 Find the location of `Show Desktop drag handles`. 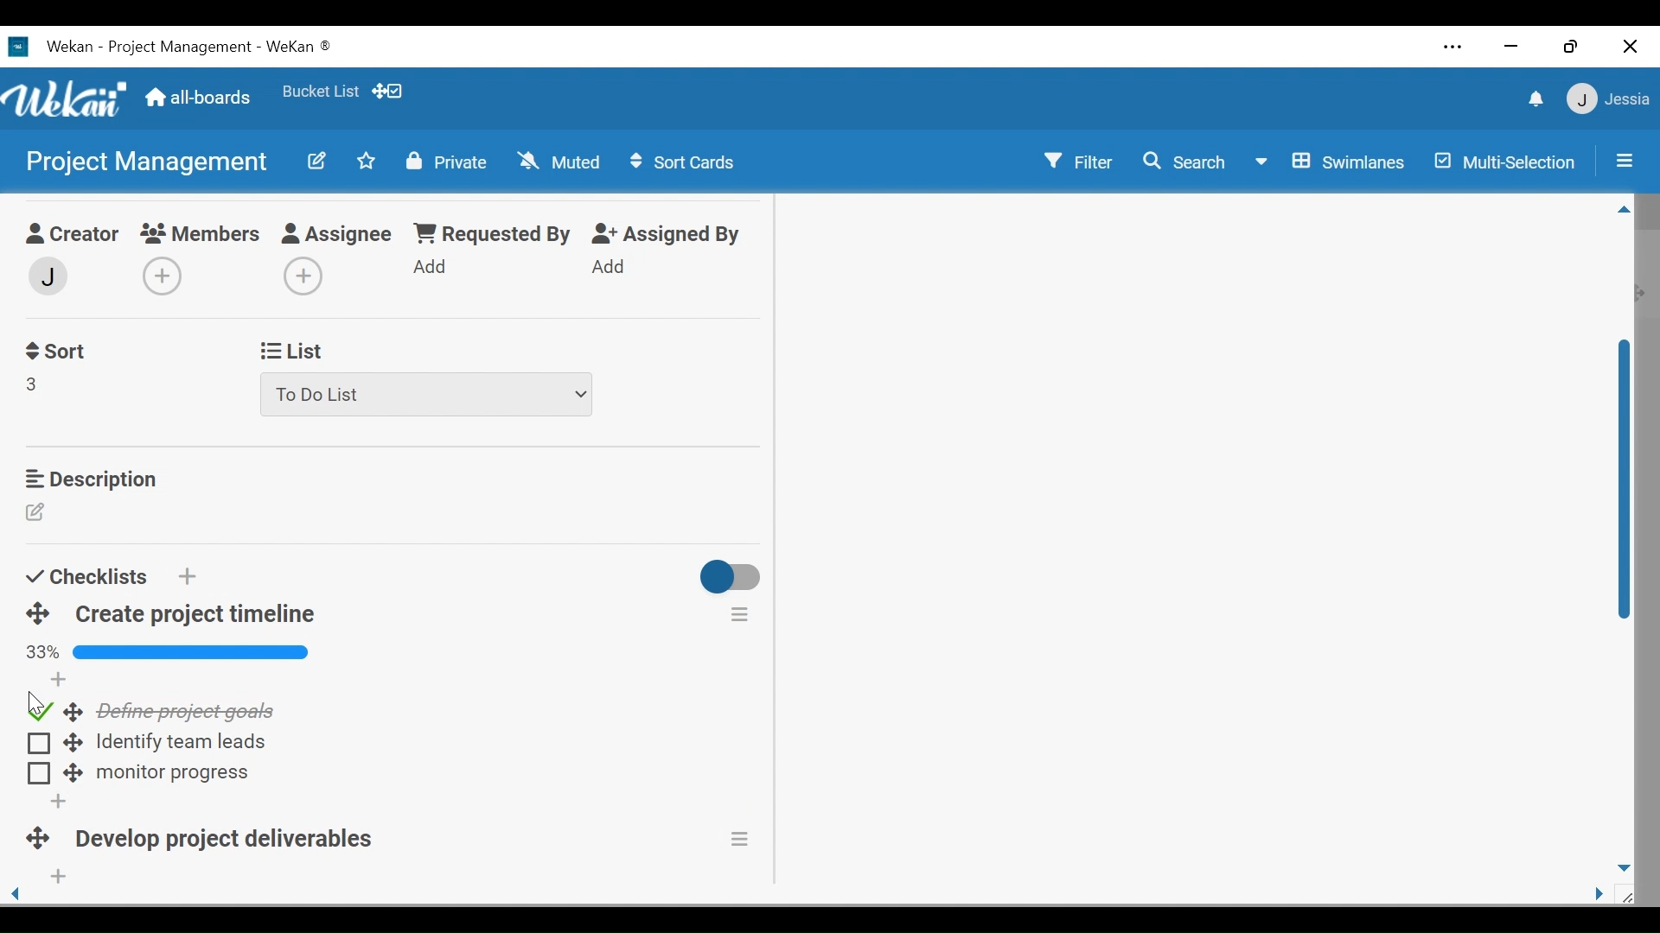

Show Desktop drag handles is located at coordinates (388, 92).